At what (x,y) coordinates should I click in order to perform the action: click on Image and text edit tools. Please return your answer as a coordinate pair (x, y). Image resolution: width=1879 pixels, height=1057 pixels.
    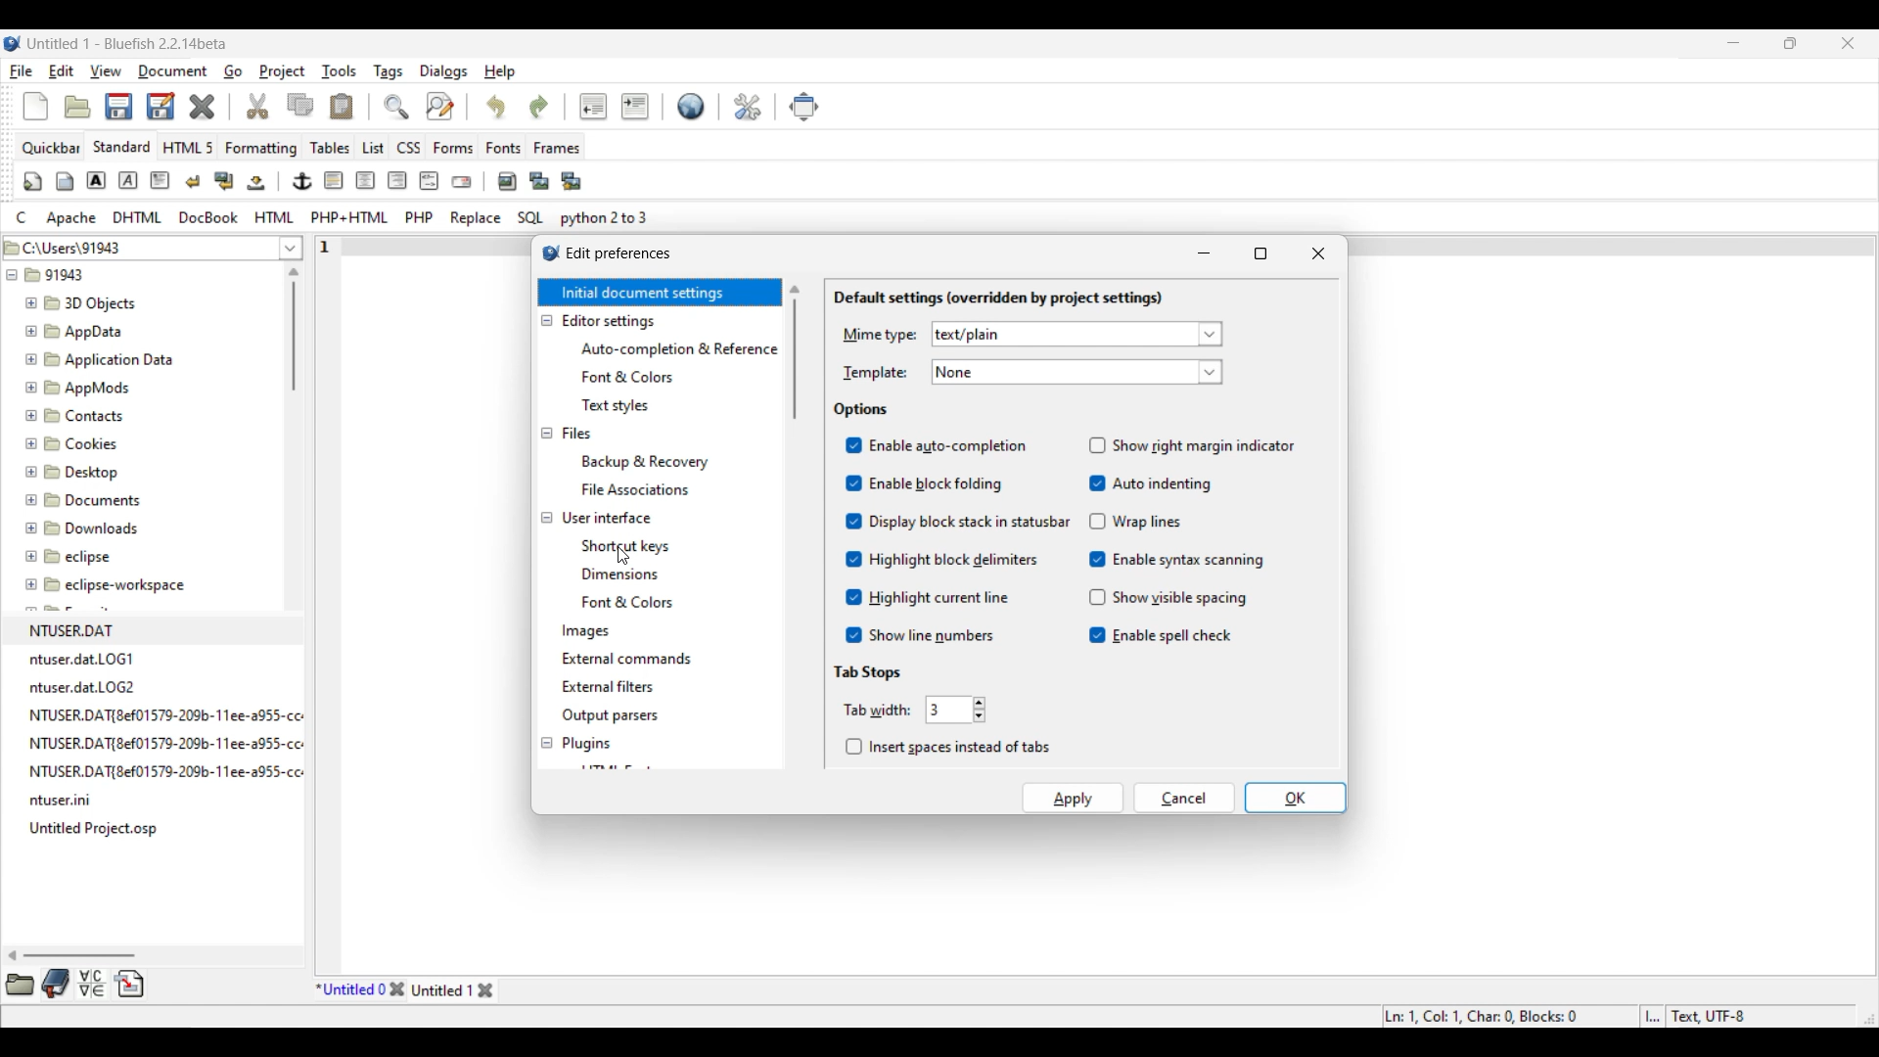
    Looking at the image, I should click on (303, 181).